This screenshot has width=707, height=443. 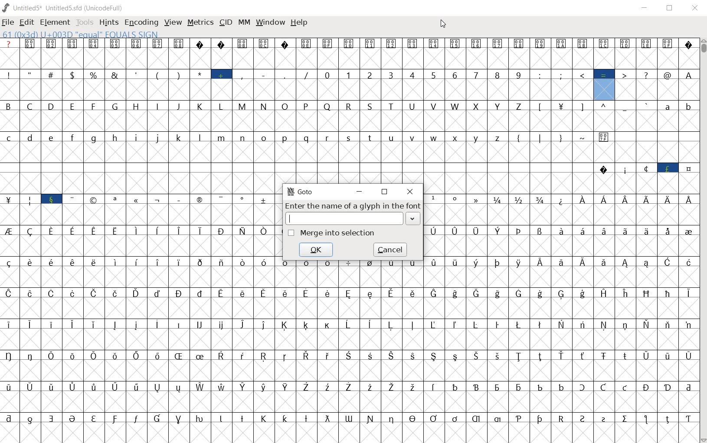 What do you see at coordinates (696, 7) in the screenshot?
I see `close` at bounding box center [696, 7].